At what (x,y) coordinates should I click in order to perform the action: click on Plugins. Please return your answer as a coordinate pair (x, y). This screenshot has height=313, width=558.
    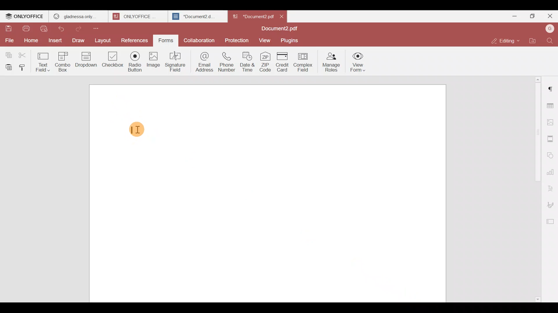
    Looking at the image, I should click on (290, 40).